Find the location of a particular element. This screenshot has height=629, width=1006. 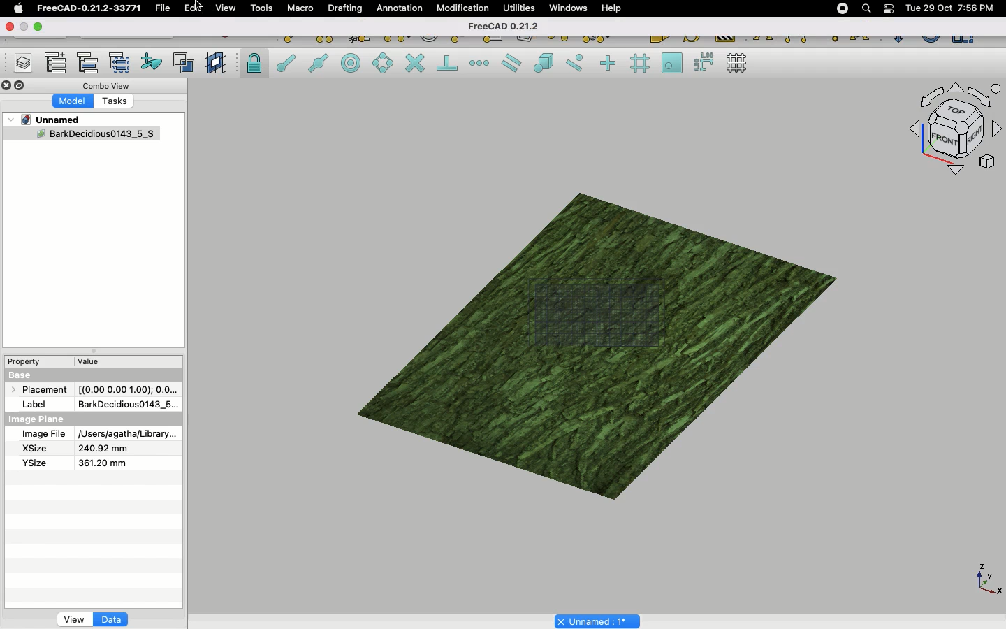

Tools is located at coordinates (261, 8).